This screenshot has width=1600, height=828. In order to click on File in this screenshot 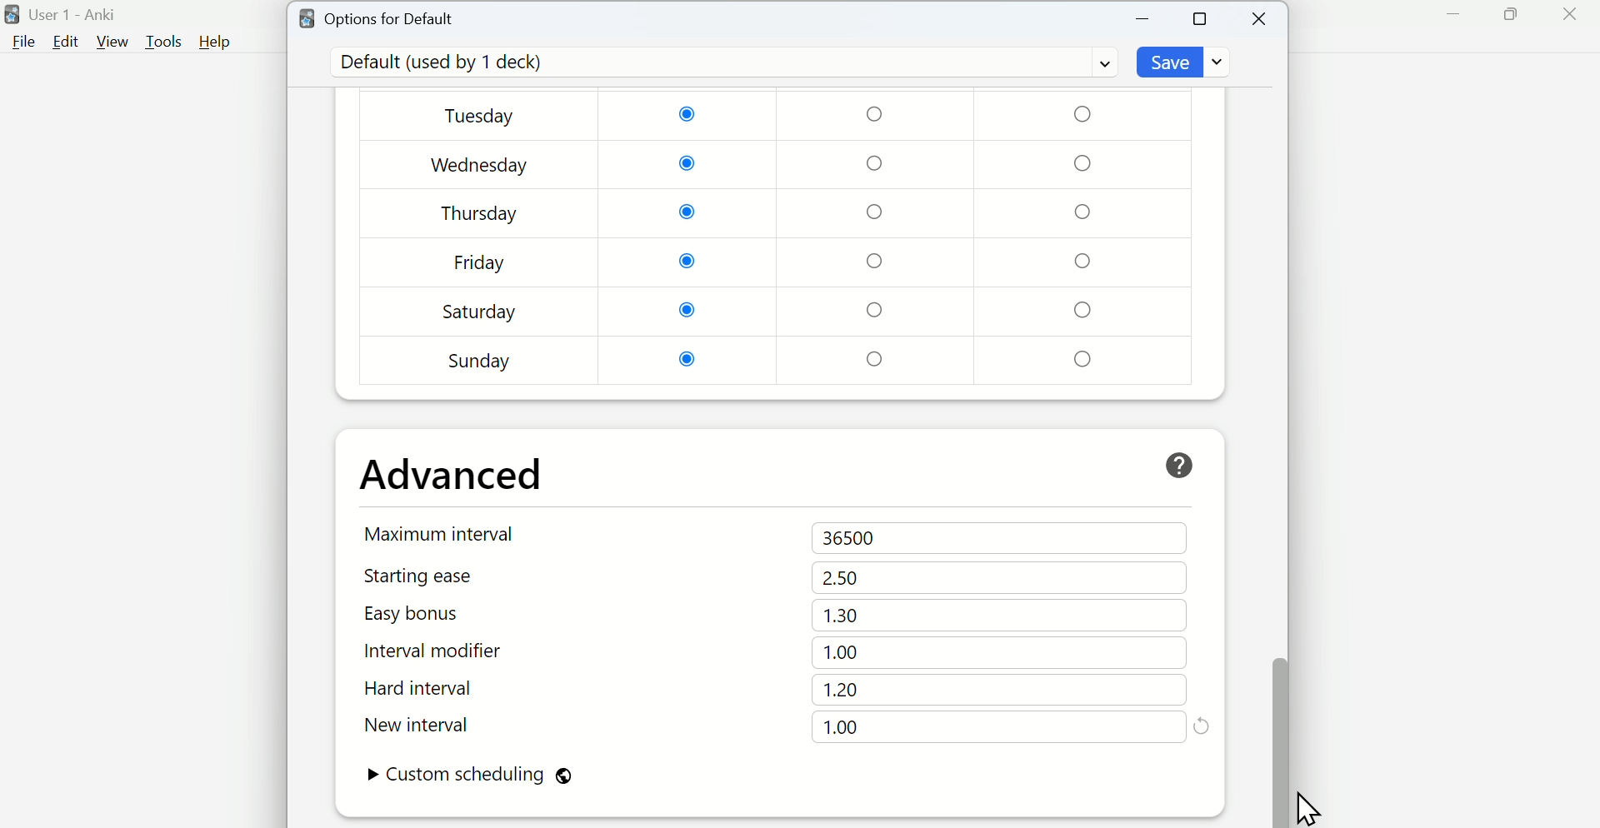, I will do `click(21, 42)`.